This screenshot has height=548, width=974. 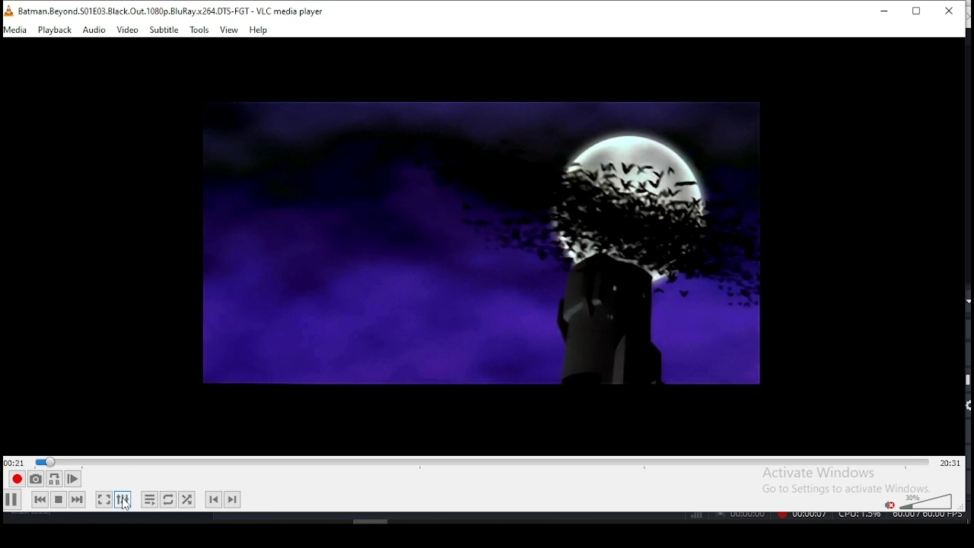 I want to click on take snapshot, so click(x=33, y=481).